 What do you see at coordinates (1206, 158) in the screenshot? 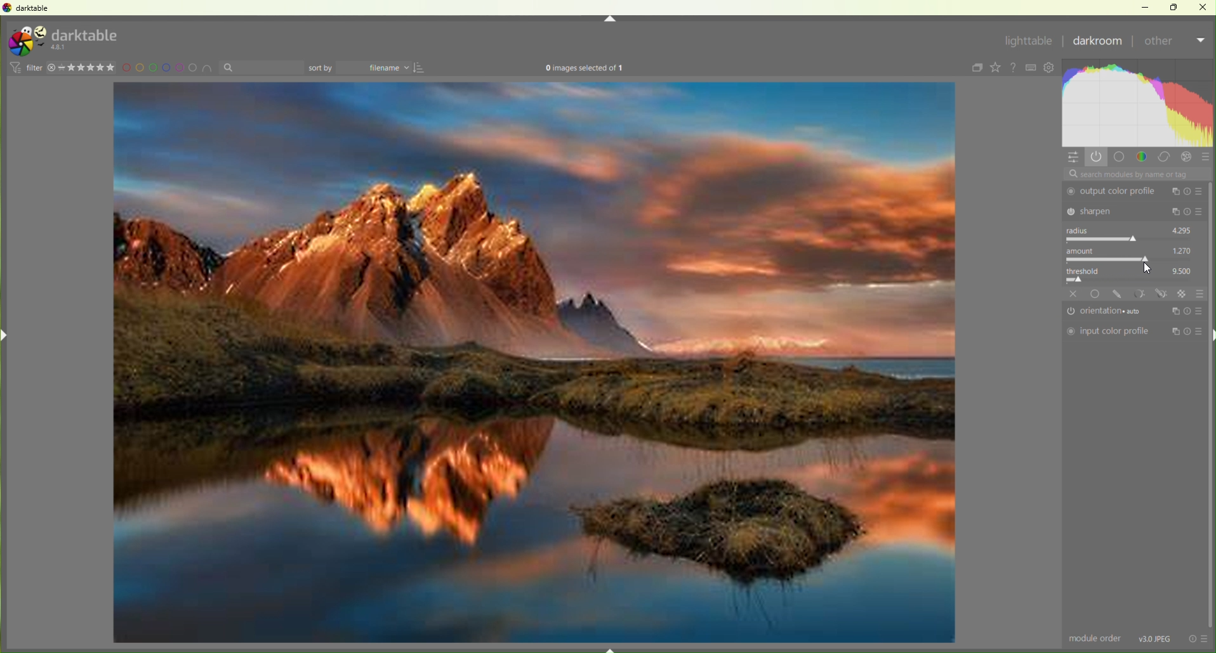
I see `Presets ` at bounding box center [1206, 158].